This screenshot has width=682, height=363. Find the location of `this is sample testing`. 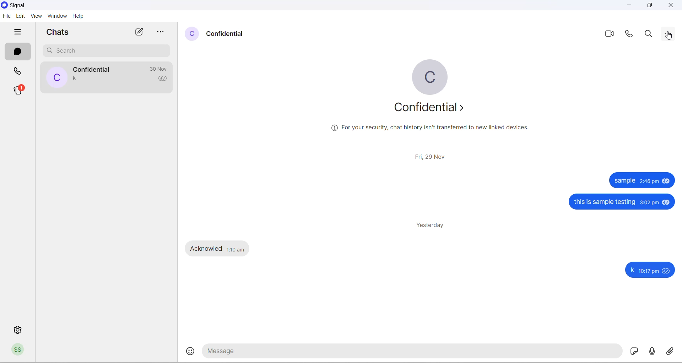

this is sample testing is located at coordinates (605, 202).